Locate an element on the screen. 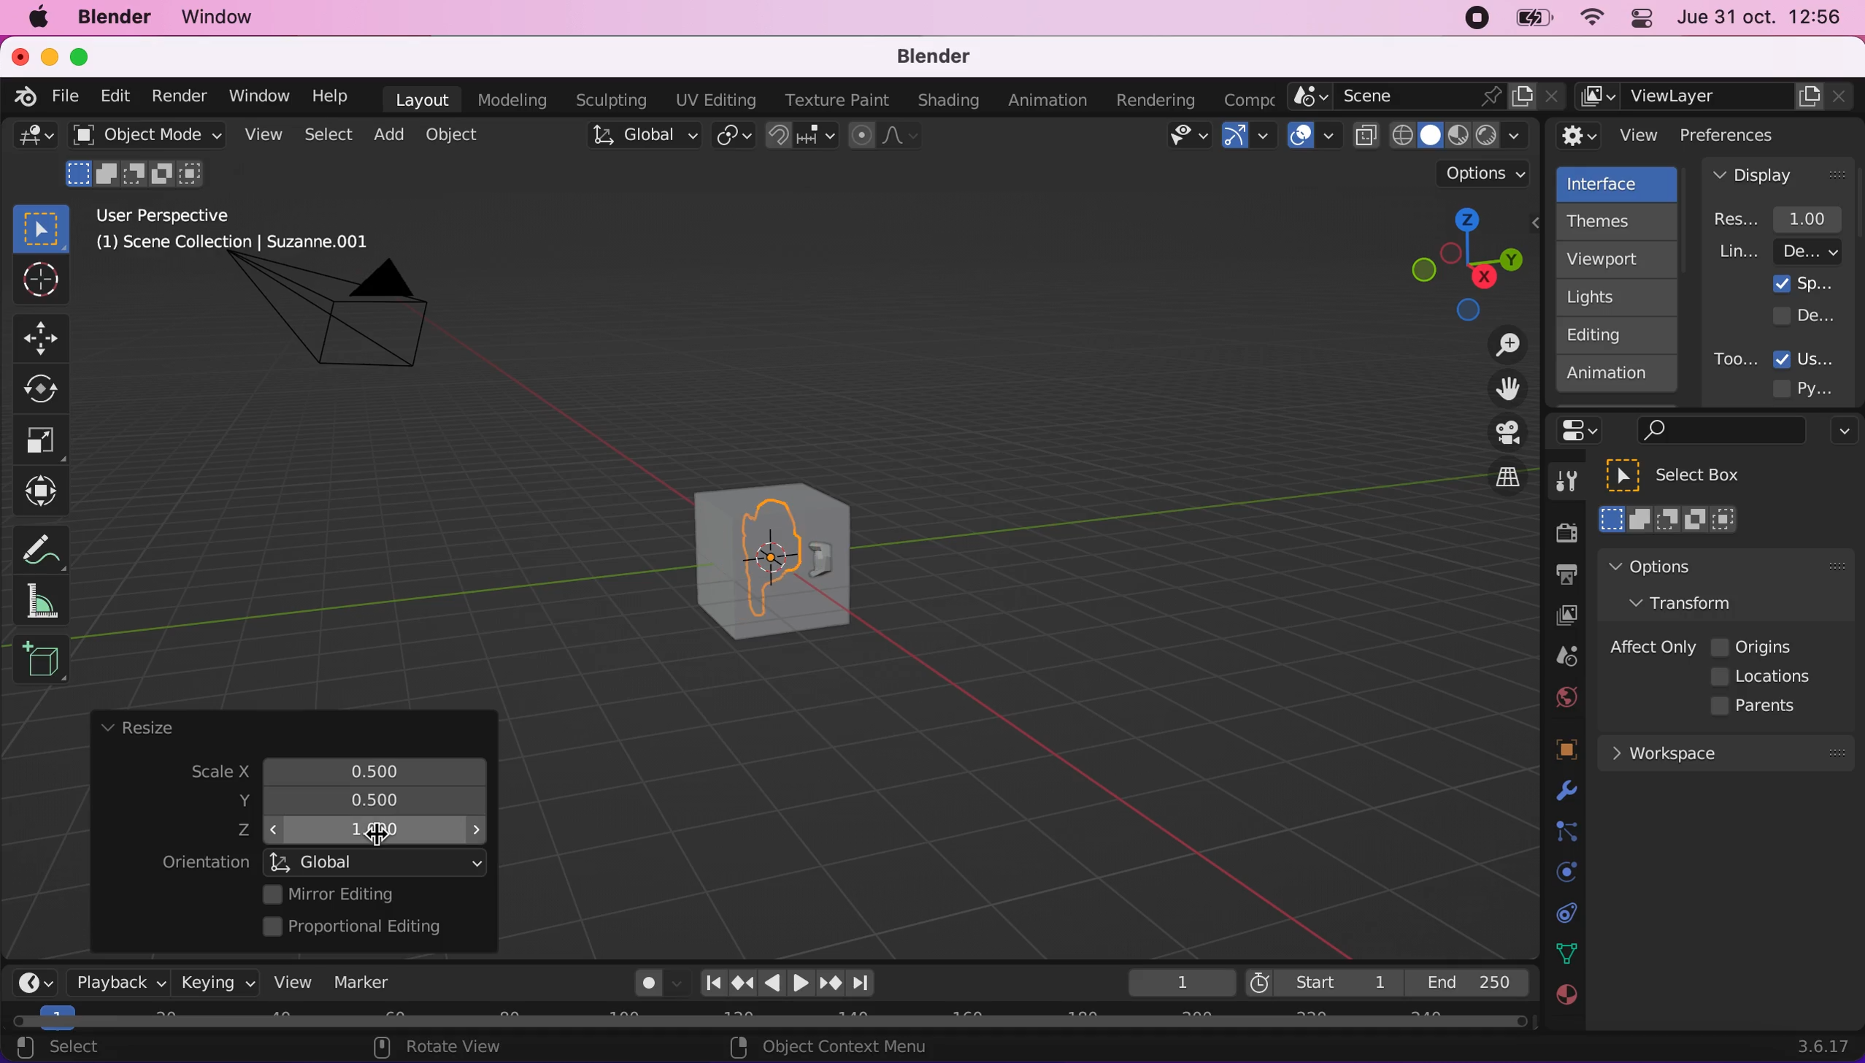 The image size is (1865, 1063). scale x is located at coordinates (371, 767).